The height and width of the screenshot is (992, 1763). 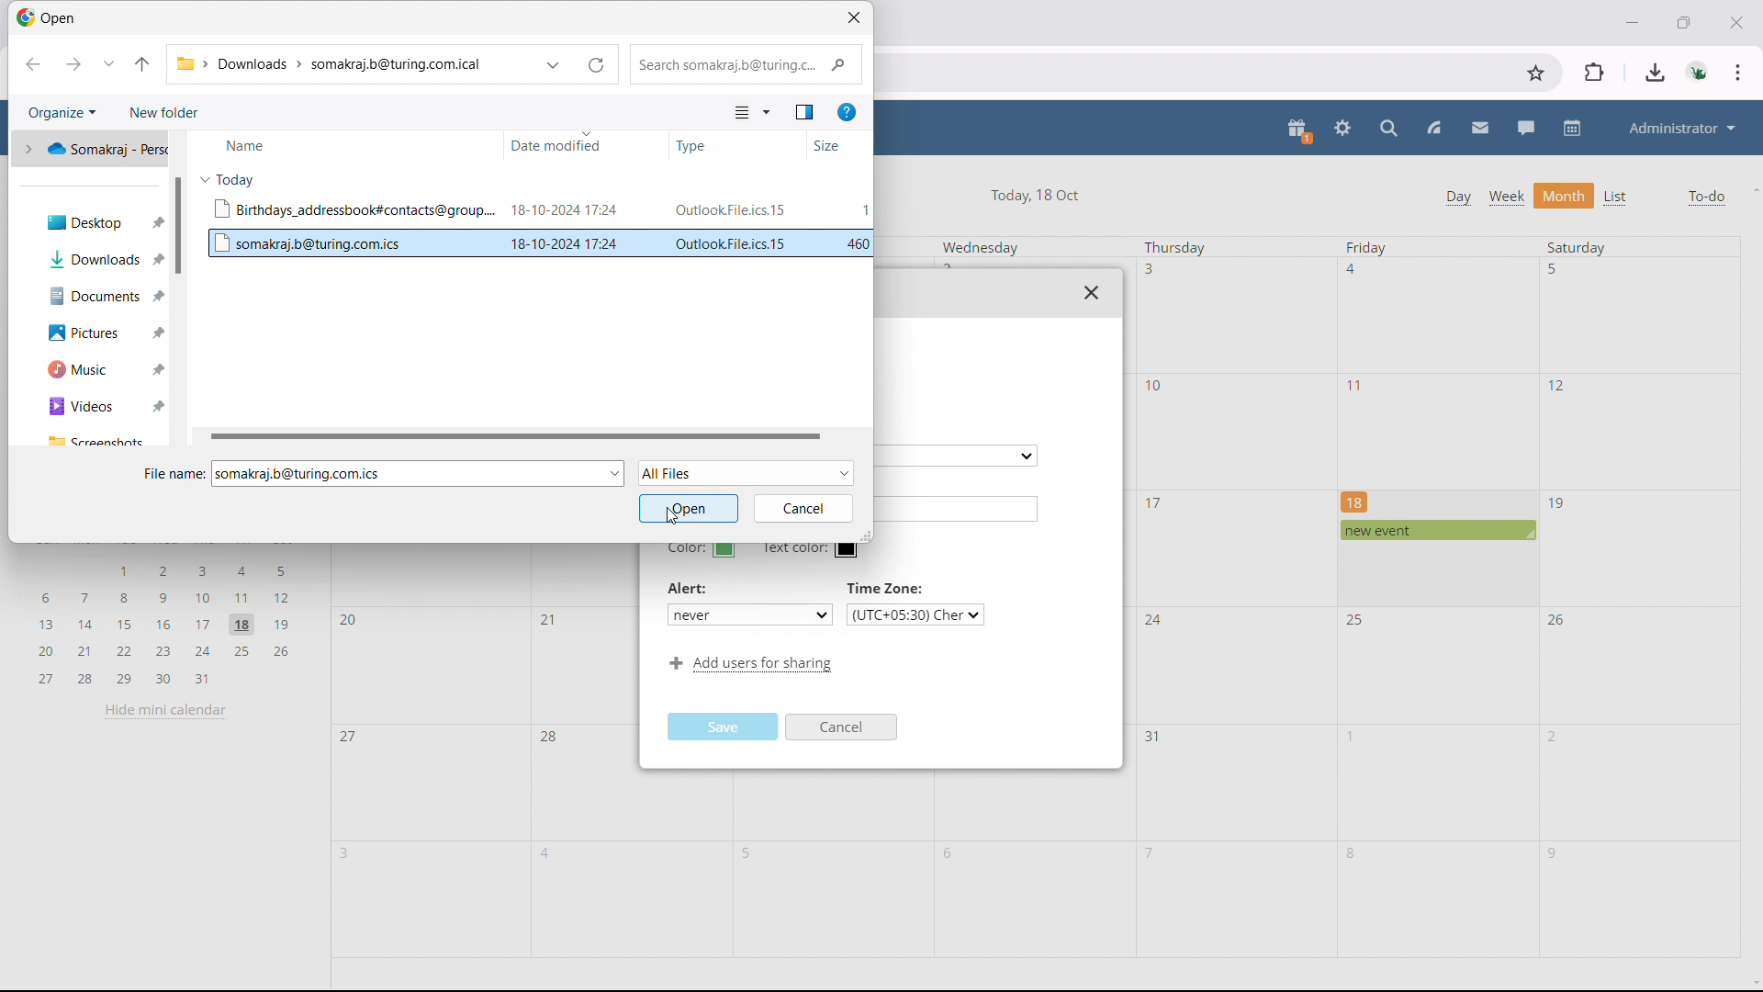 What do you see at coordinates (1390, 129) in the screenshot?
I see `search` at bounding box center [1390, 129].